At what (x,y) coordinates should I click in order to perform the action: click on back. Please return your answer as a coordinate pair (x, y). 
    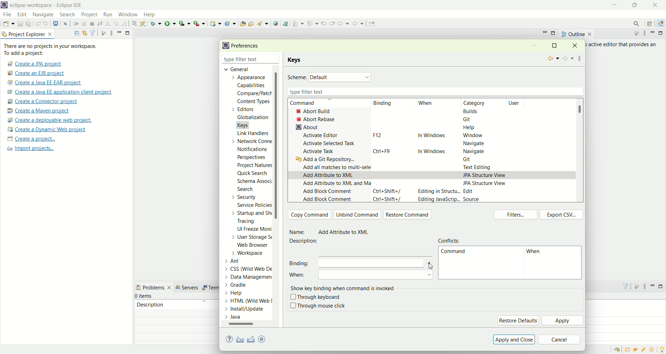
    Looking at the image, I should click on (552, 59).